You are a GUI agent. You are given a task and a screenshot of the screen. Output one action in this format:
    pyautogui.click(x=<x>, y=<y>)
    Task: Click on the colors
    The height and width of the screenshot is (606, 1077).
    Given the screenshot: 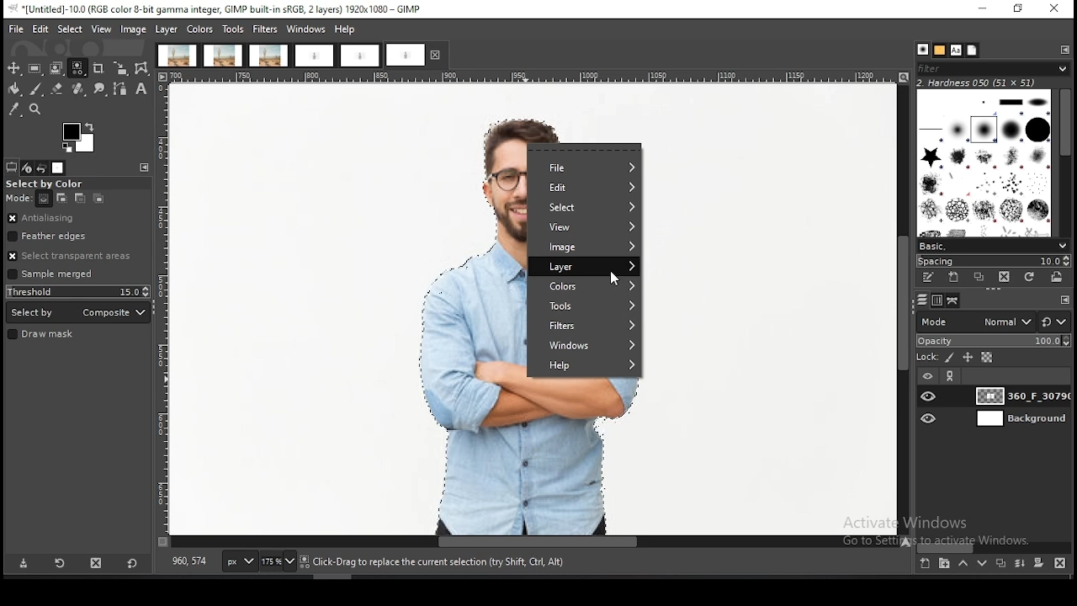 What is the action you would take?
    pyautogui.click(x=199, y=29)
    